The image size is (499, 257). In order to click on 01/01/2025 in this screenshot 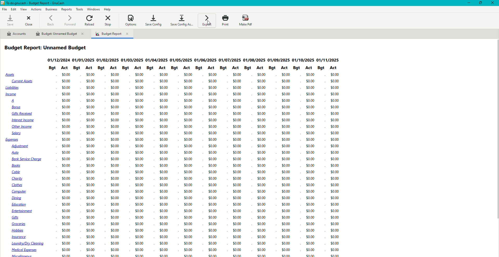, I will do `click(83, 60)`.